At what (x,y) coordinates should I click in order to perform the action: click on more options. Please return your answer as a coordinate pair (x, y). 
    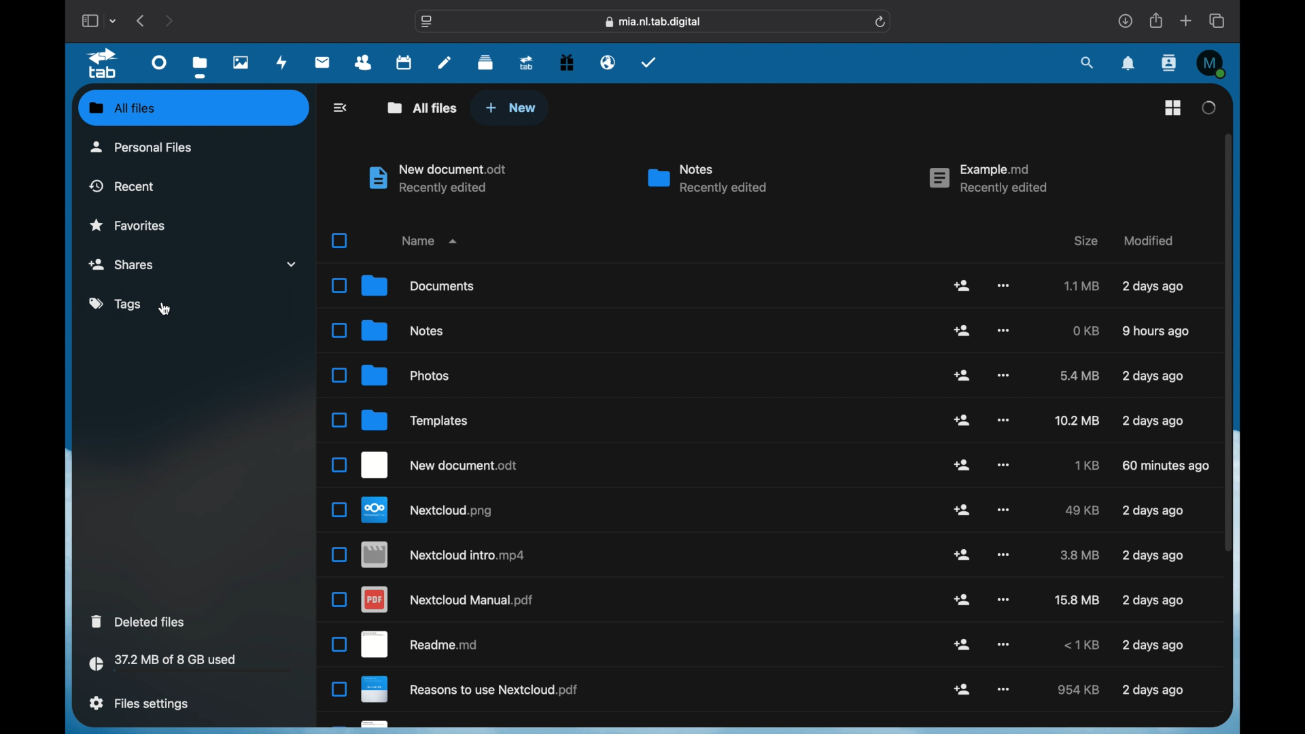
    Looking at the image, I should click on (1005, 286).